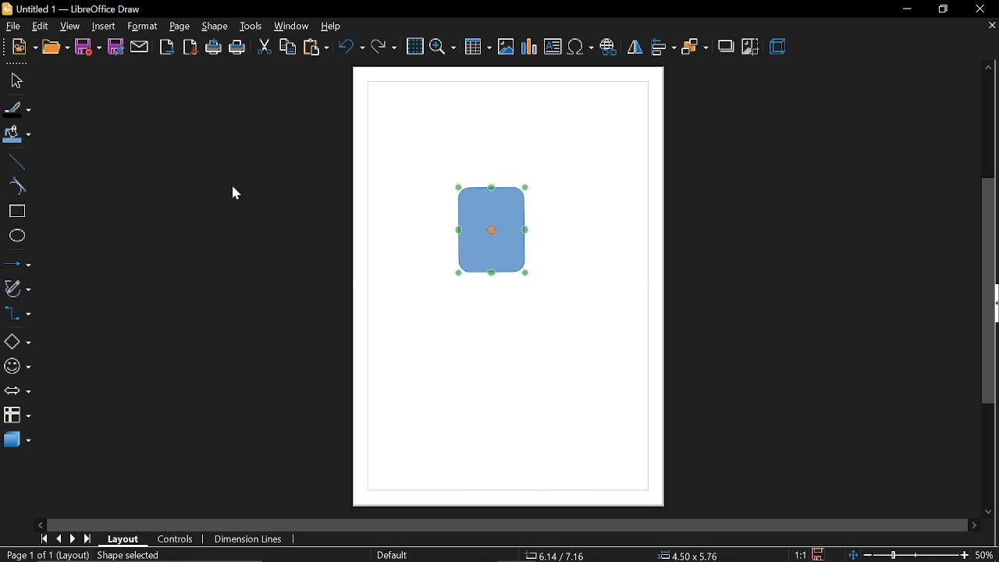 Image resolution: width=999 pixels, height=562 pixels. Describe the element at coordinates (17, 415) in the screenshot. I see `flowchart` at that location.